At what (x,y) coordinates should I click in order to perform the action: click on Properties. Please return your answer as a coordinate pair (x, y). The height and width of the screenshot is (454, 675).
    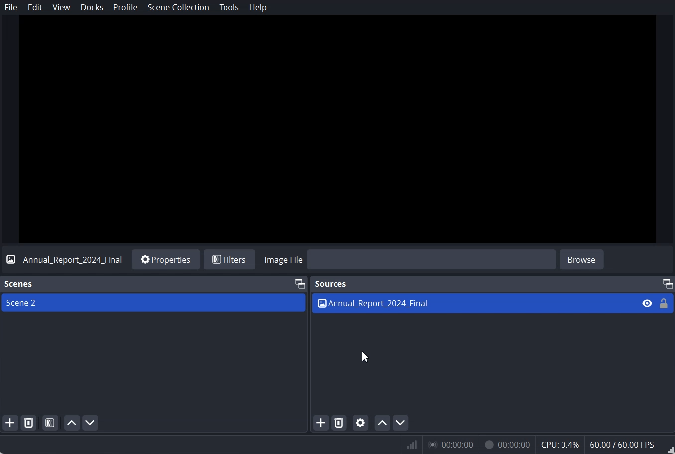
    Looking at the image, I should click on (166, 259).